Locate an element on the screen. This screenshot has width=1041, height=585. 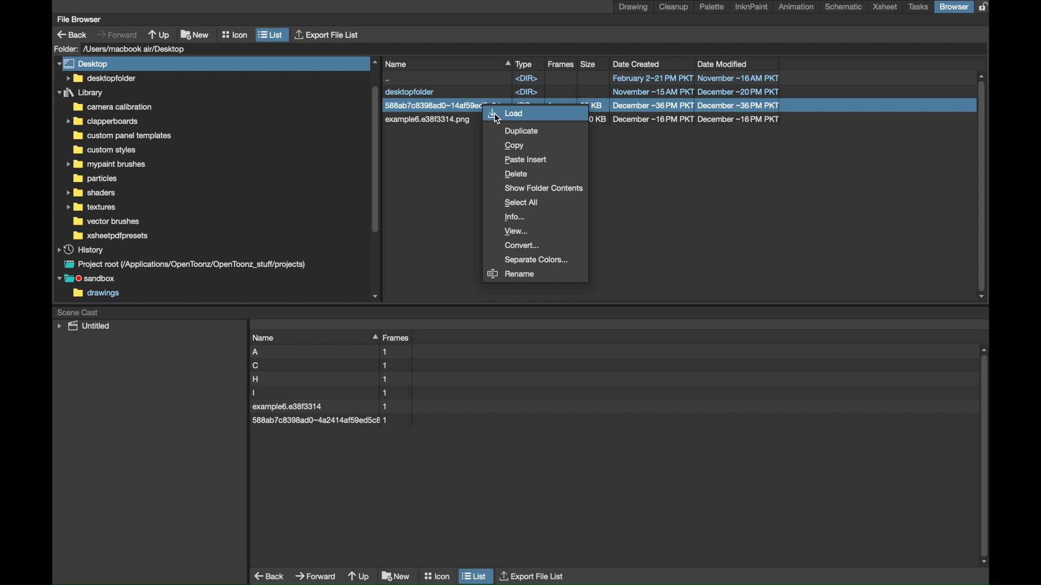
scroll box is located at coordinates (986, 457).